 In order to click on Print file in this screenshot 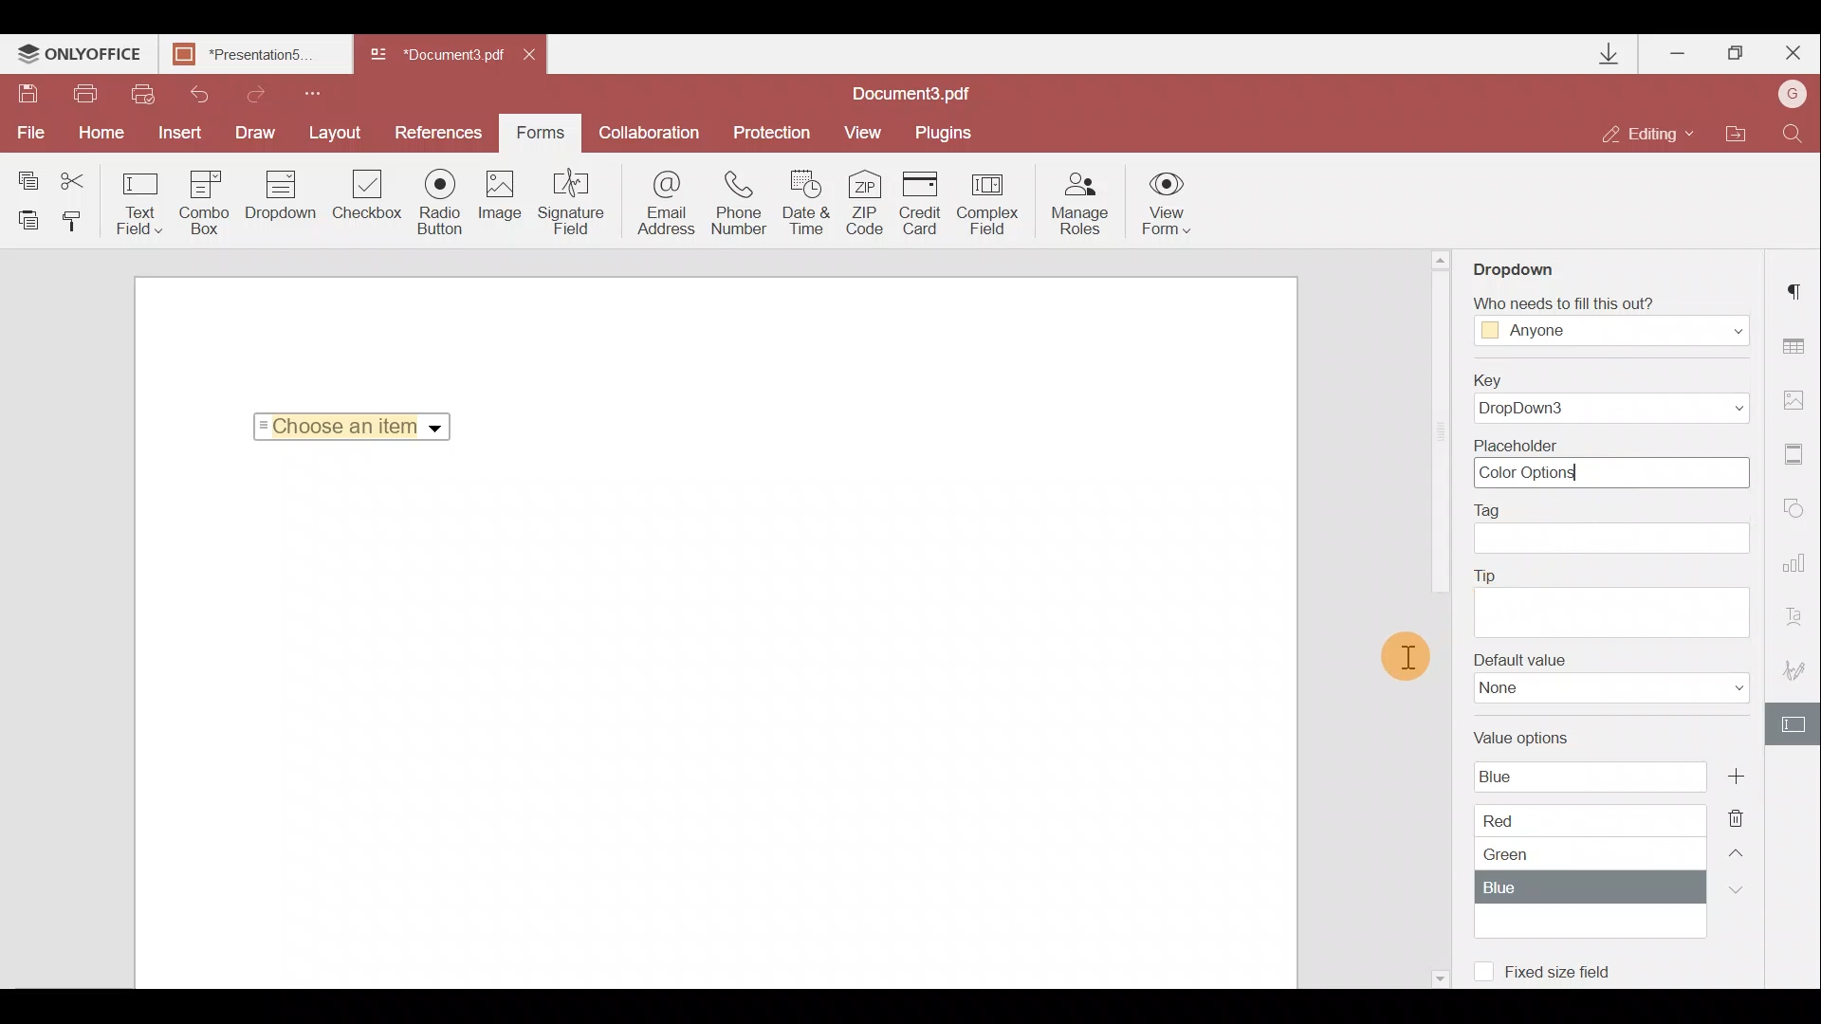, I will do `click(91, 94)`.